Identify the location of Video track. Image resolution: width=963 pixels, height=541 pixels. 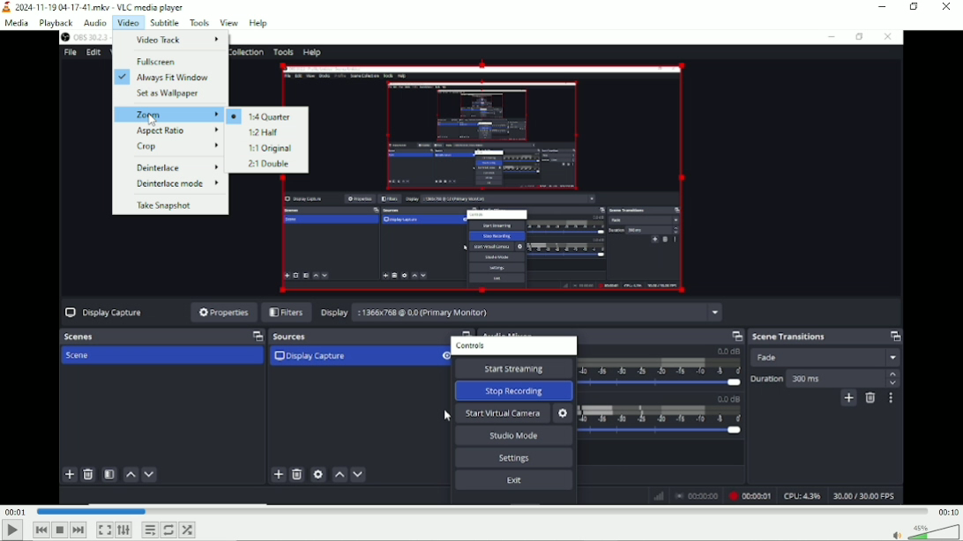
(179, 39).